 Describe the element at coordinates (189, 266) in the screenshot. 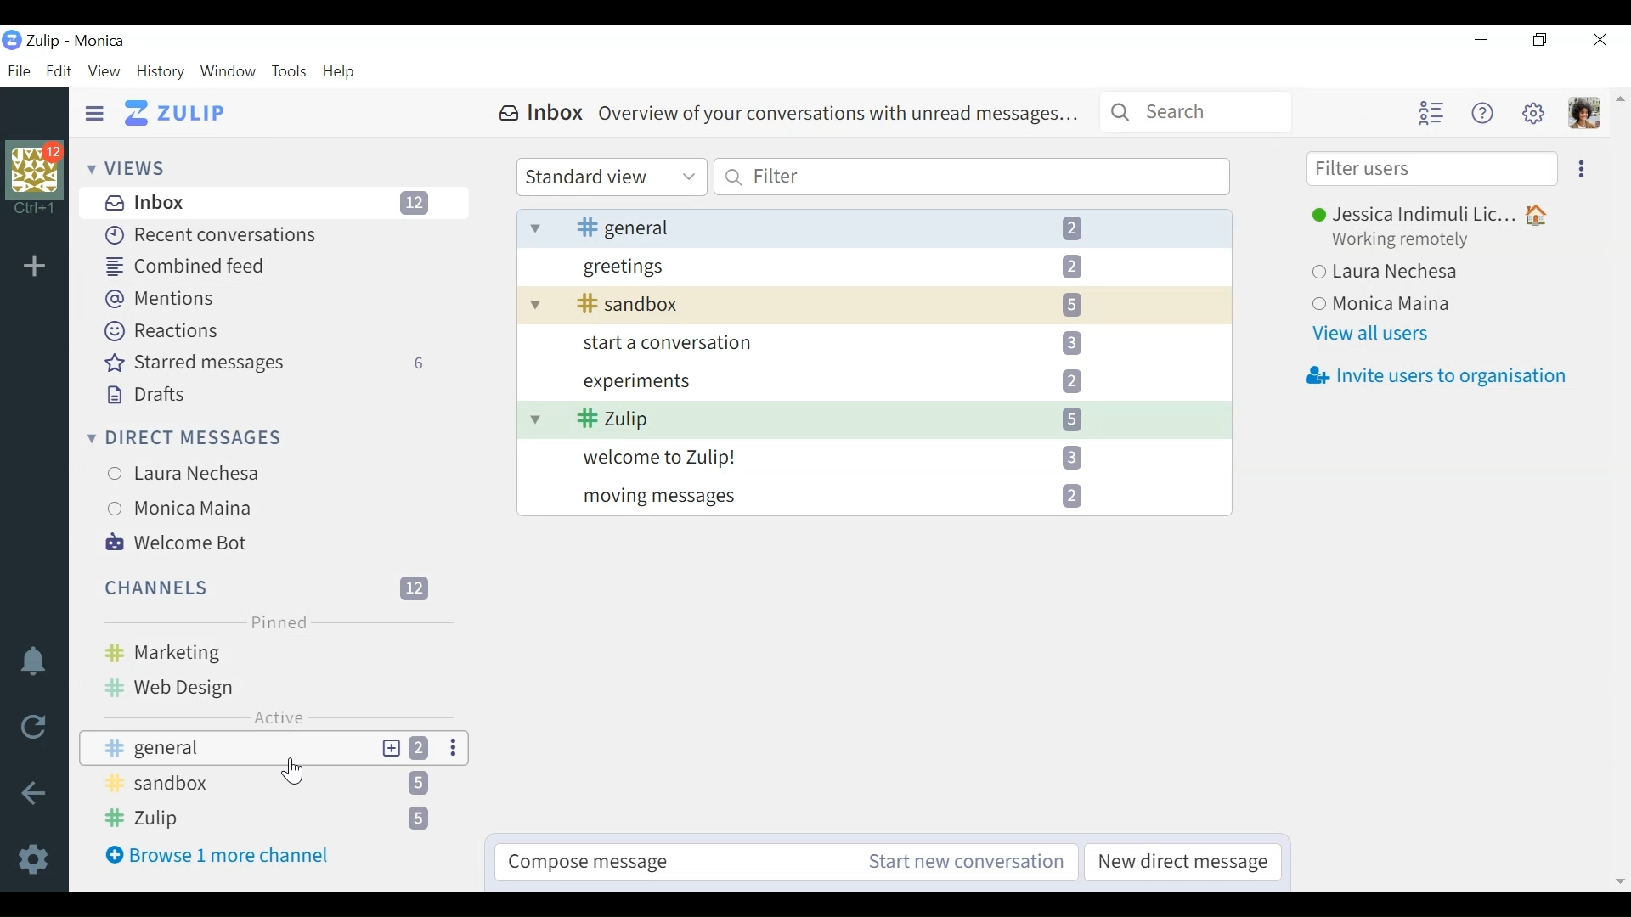

I see `Combined feed` at that location.